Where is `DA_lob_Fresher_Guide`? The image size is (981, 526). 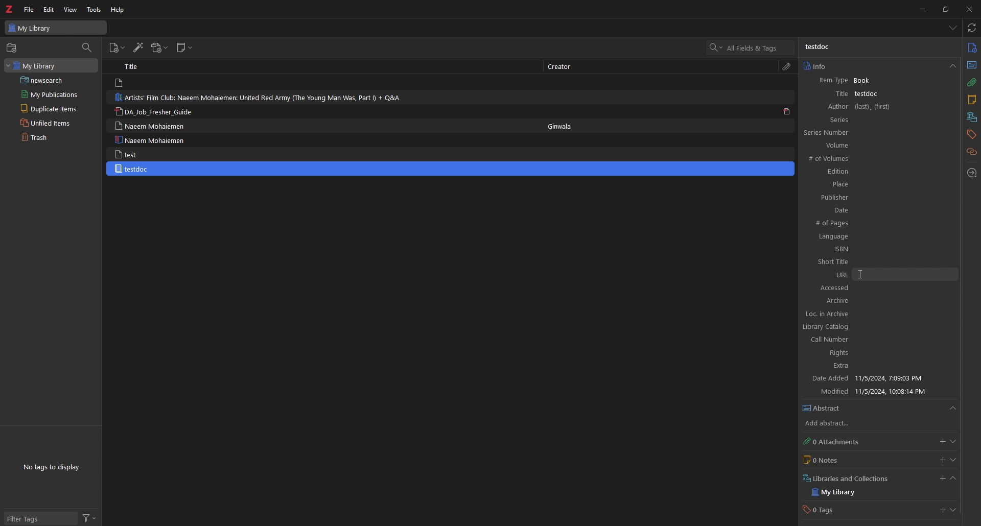
DA_lob_Fresher_Guide is located at coordinates (155, 112).